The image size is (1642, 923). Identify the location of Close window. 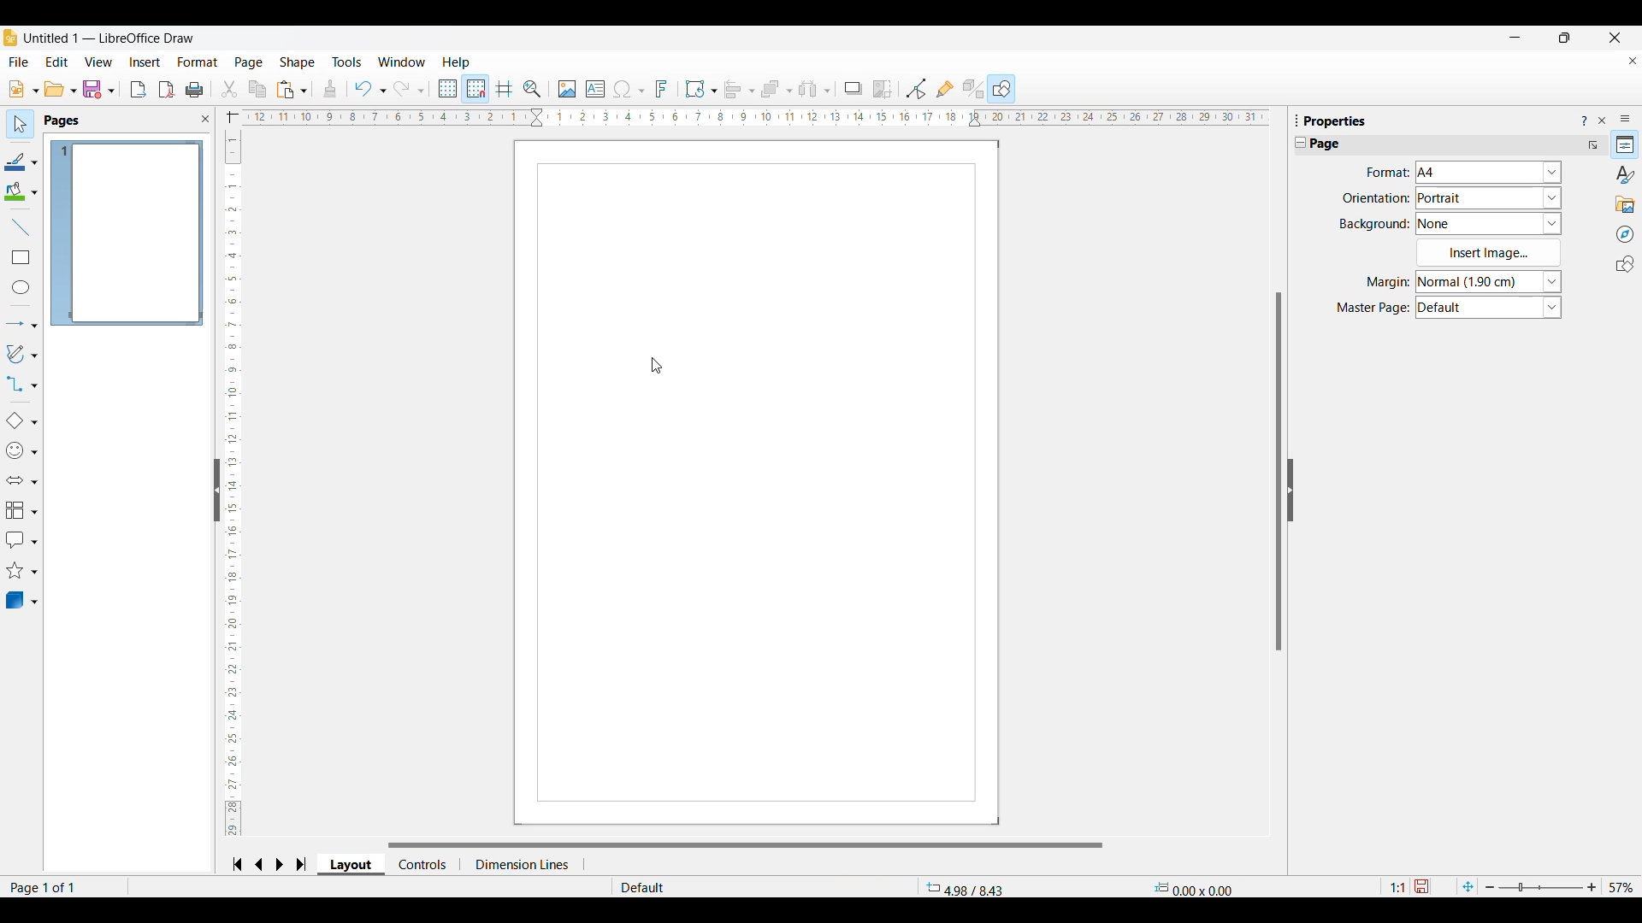
(1615, 38).